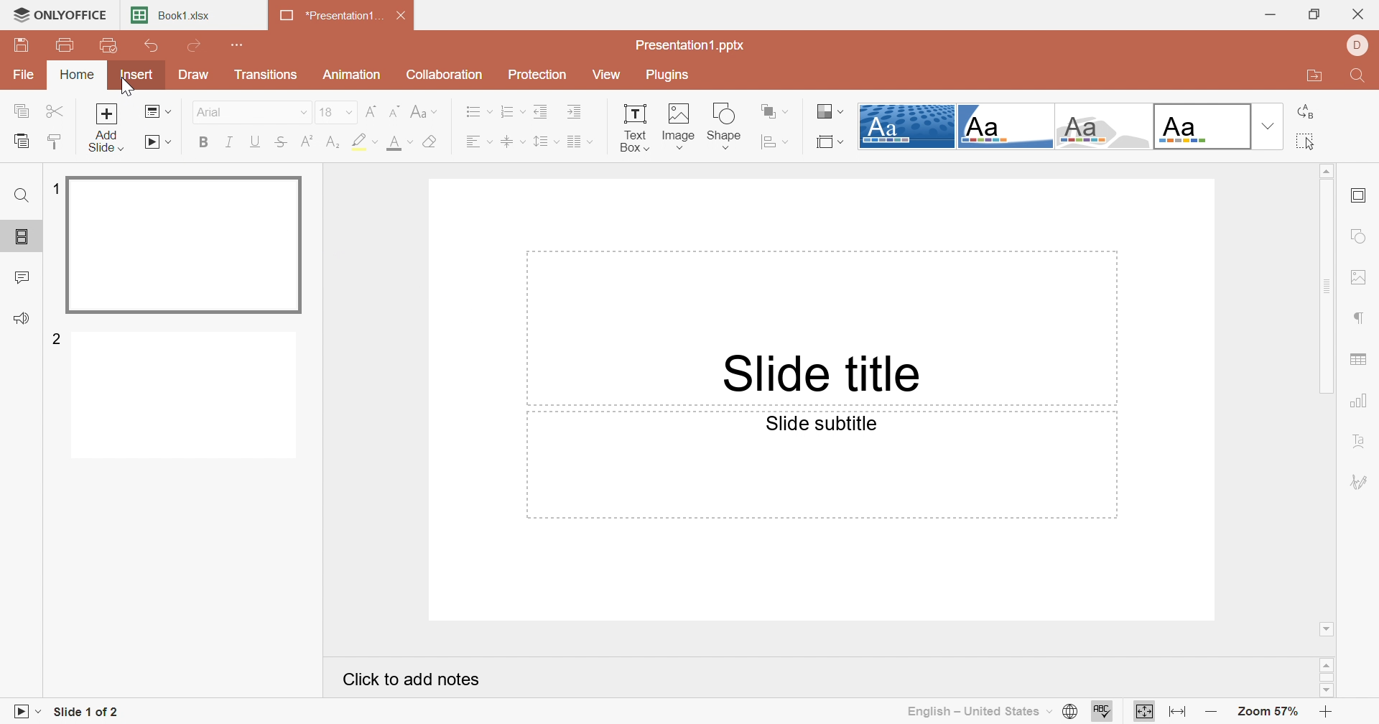 The width and height of the screenshot is (1379, 724). What do you see at coordinates (1329, 677) in the screenshot?
I see `Scroll Bar` at bounding box center [1329, 677].